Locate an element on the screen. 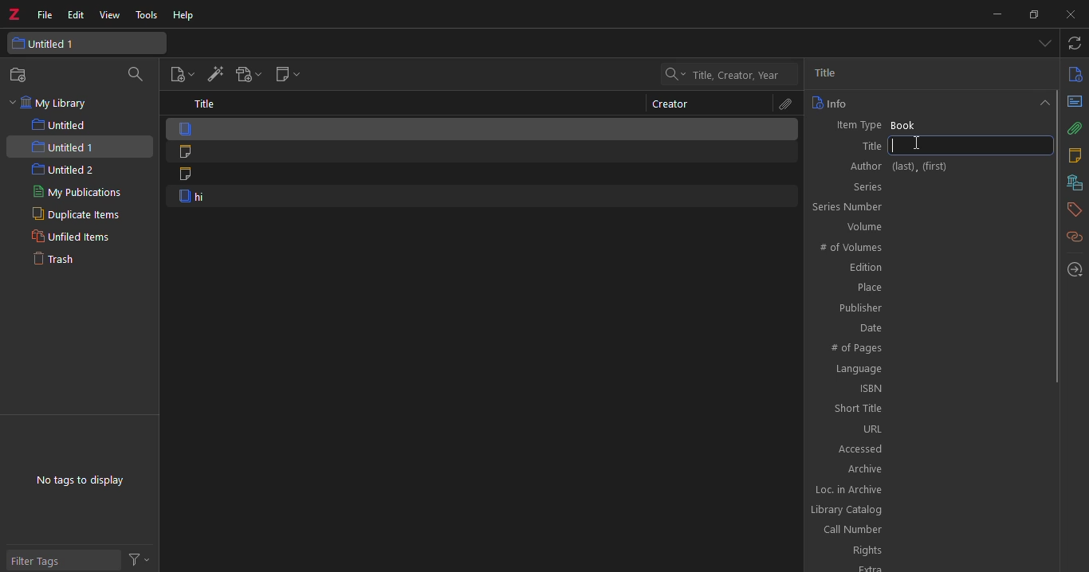  add item is located at coordinates (214, 76).